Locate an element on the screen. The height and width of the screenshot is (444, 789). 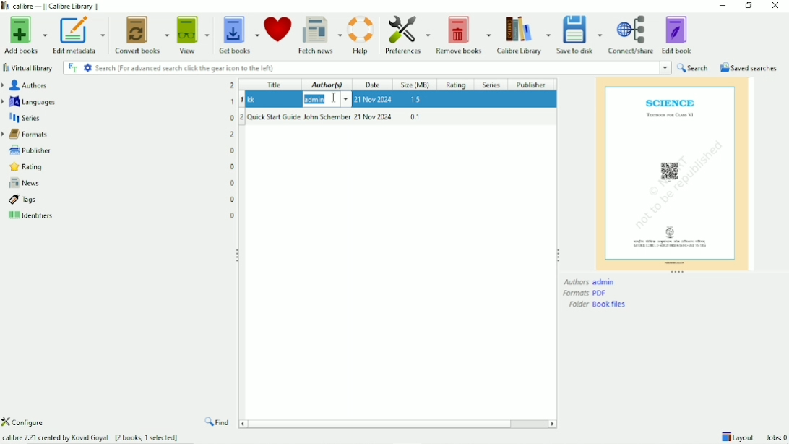
Donate is located at coordinates (277, 27).